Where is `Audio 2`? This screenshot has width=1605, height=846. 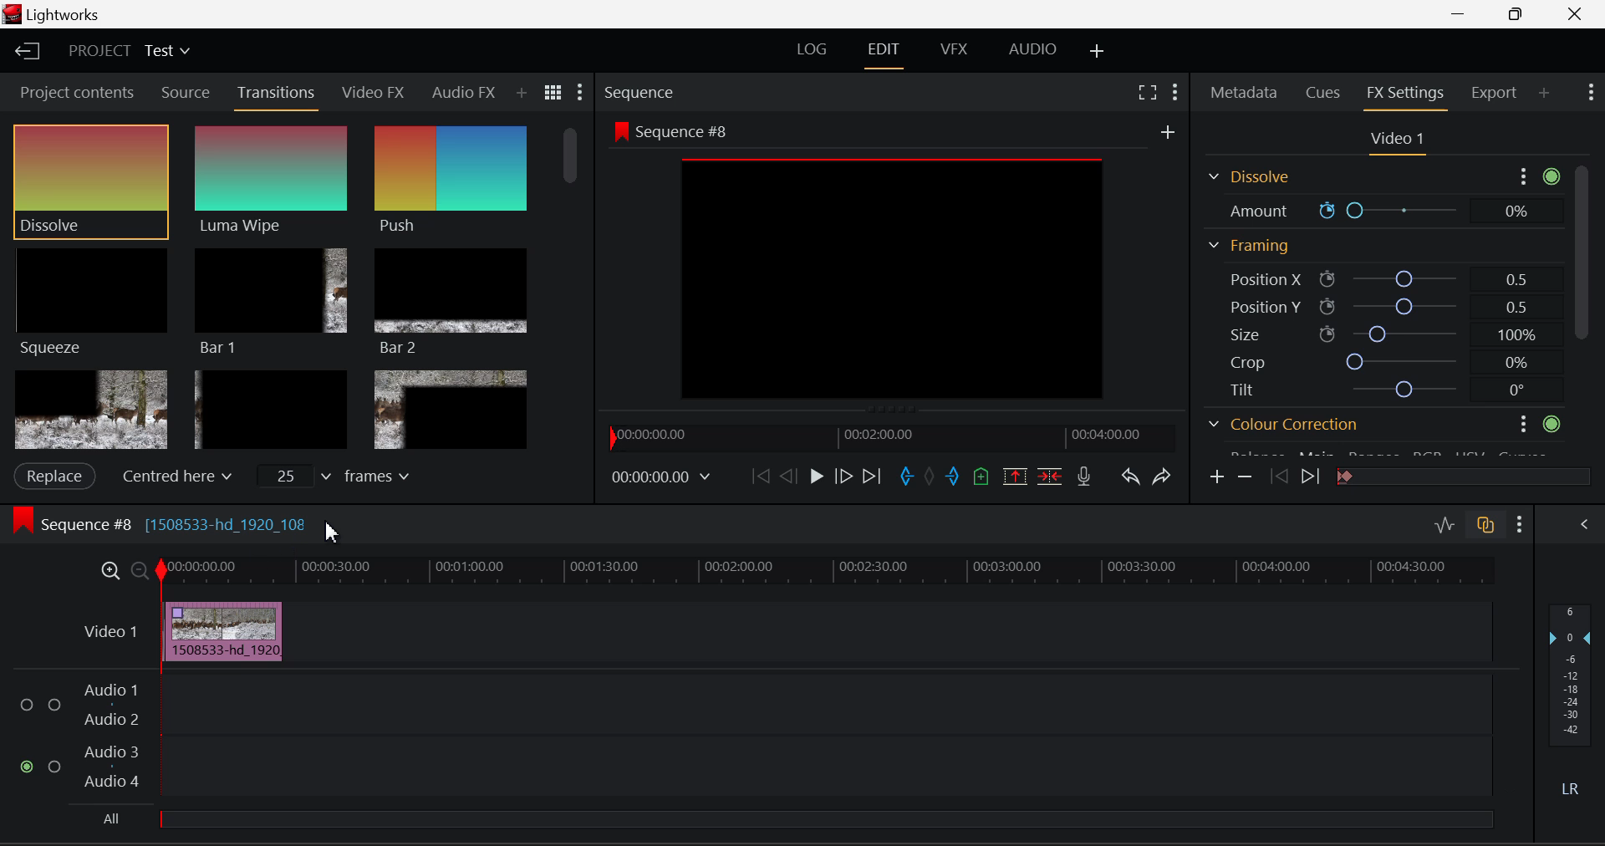
Audio 2 is located at coordinates (110, 721).